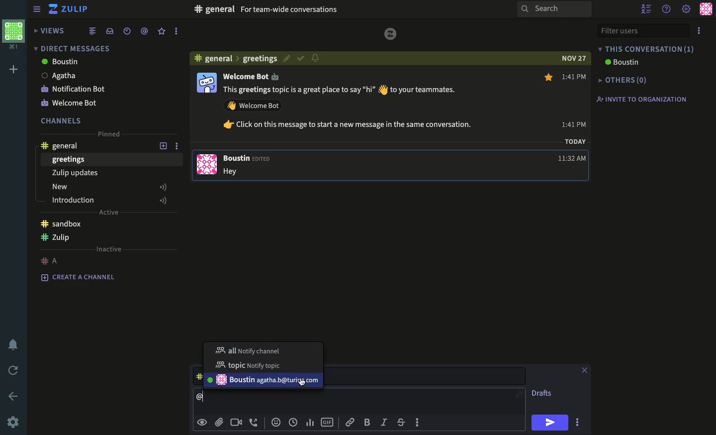 The image size is (716, 435). Describe the element at coordinates (646, 7) in the screenshot. I see `hide user list` at that location.